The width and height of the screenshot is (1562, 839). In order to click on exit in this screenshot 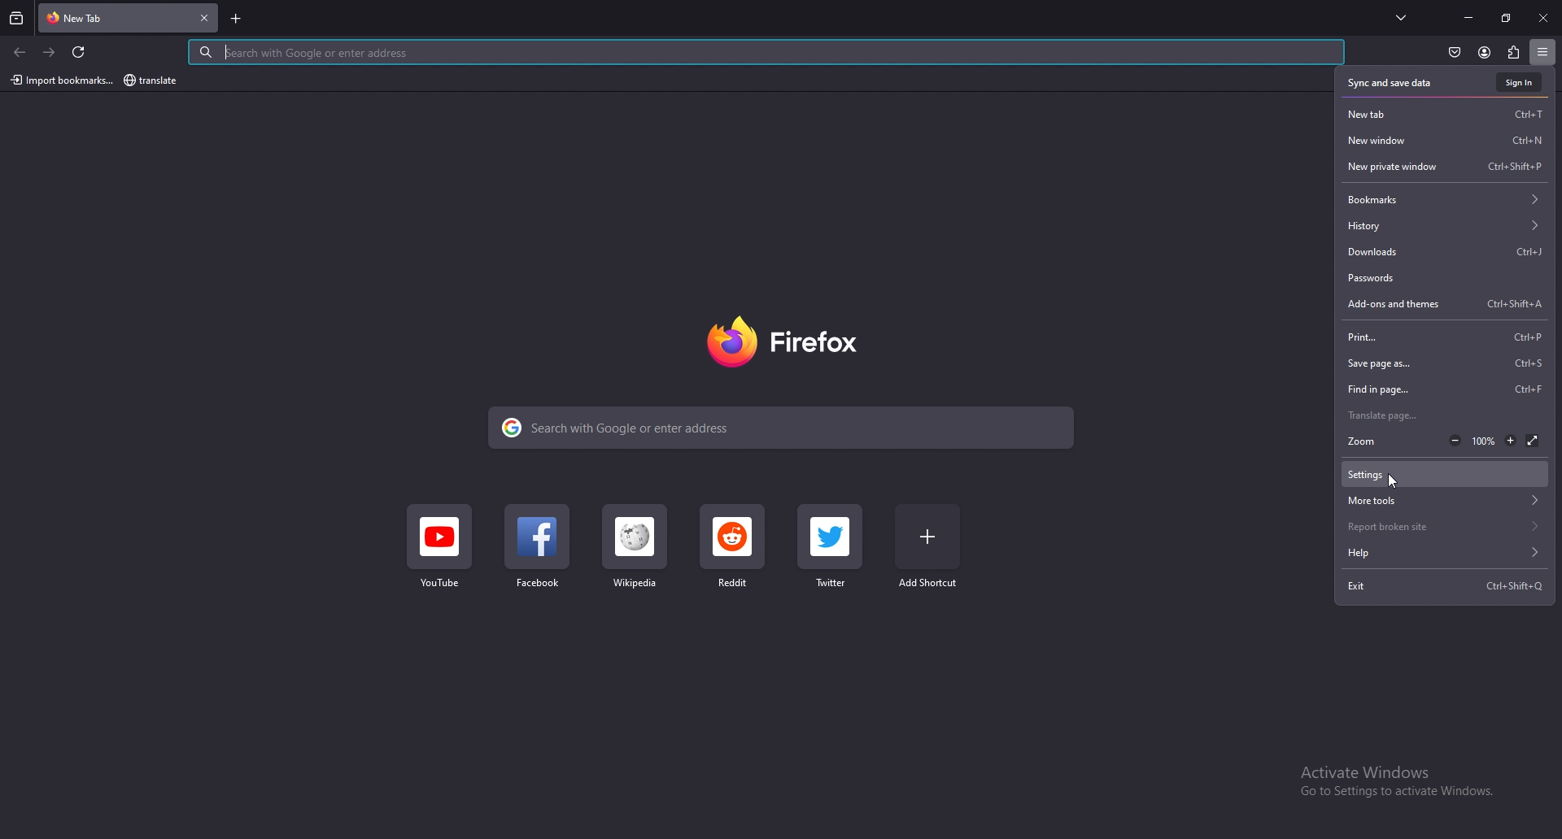, I will do `click(1444, 585)`.